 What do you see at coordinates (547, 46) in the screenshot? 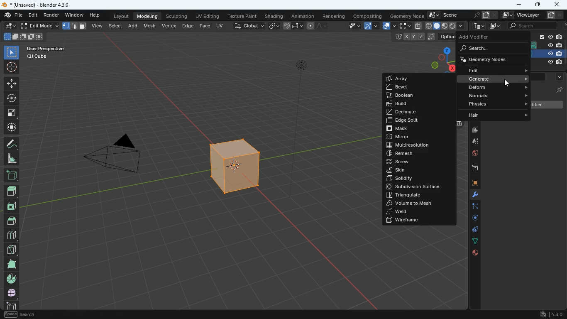
I see `camera` at bounding box center [547, 46].